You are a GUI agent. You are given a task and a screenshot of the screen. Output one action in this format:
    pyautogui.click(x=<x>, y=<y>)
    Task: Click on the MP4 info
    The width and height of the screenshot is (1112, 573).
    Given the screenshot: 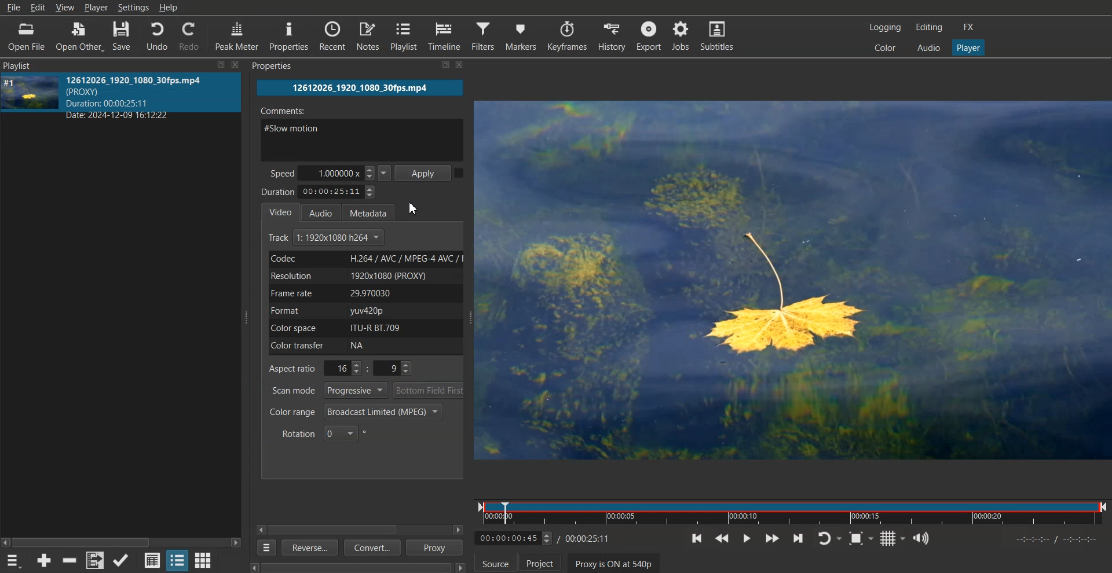 What is the action you would take?
    pyautogui.click(x=146, y=97)
    